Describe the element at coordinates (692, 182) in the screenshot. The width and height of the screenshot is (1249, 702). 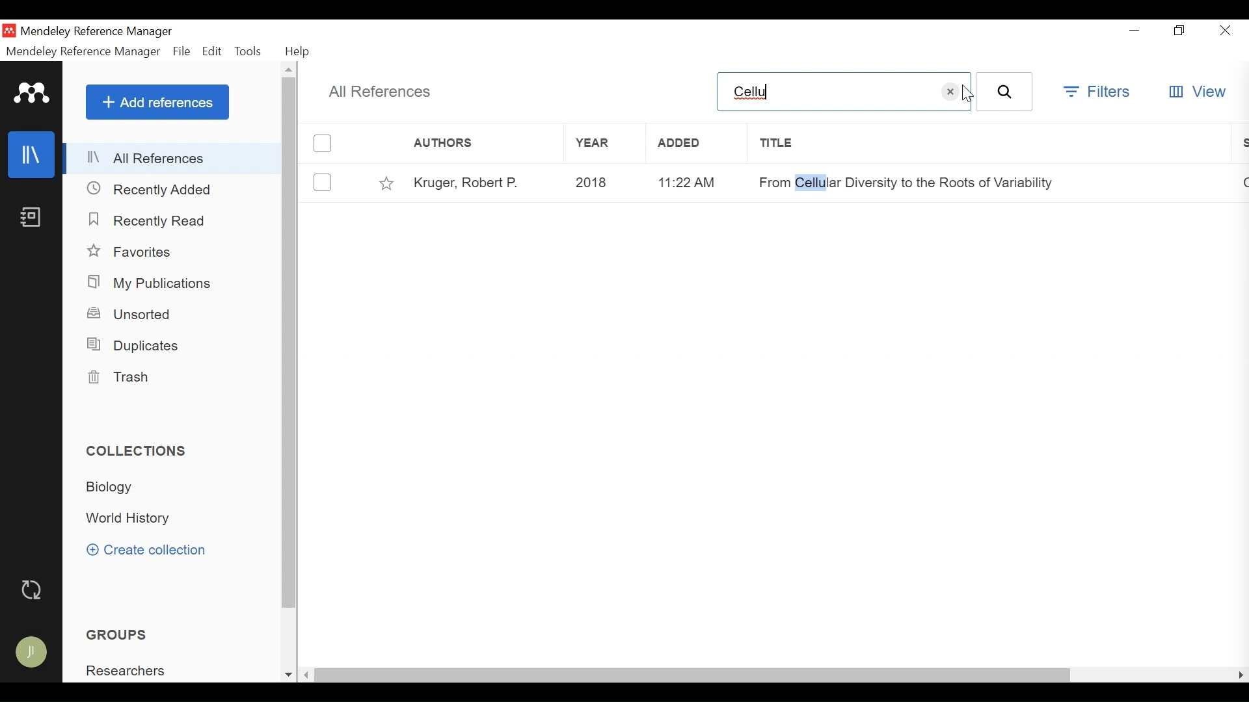
I see `11:22 AM` at that location.